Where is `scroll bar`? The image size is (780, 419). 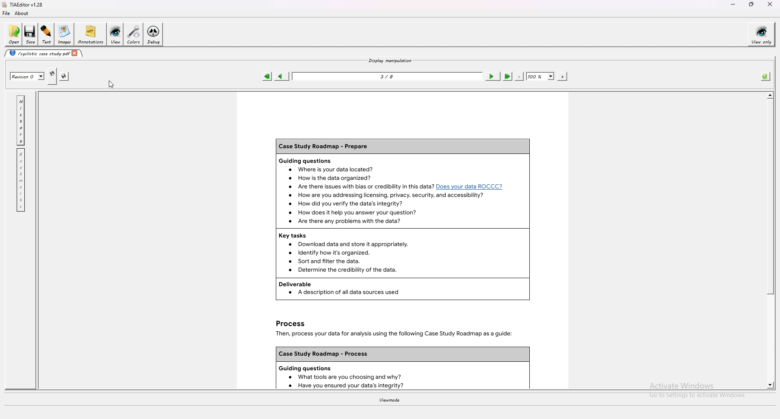
scroll bar is located at coordinates (770, 197).